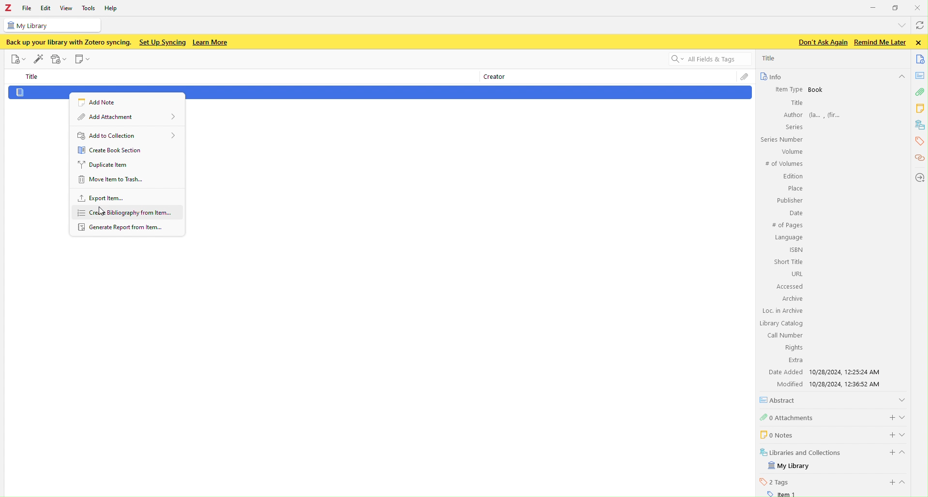 The image size is (928, 497). I want to click on 2 Tags, so click(775, 482).